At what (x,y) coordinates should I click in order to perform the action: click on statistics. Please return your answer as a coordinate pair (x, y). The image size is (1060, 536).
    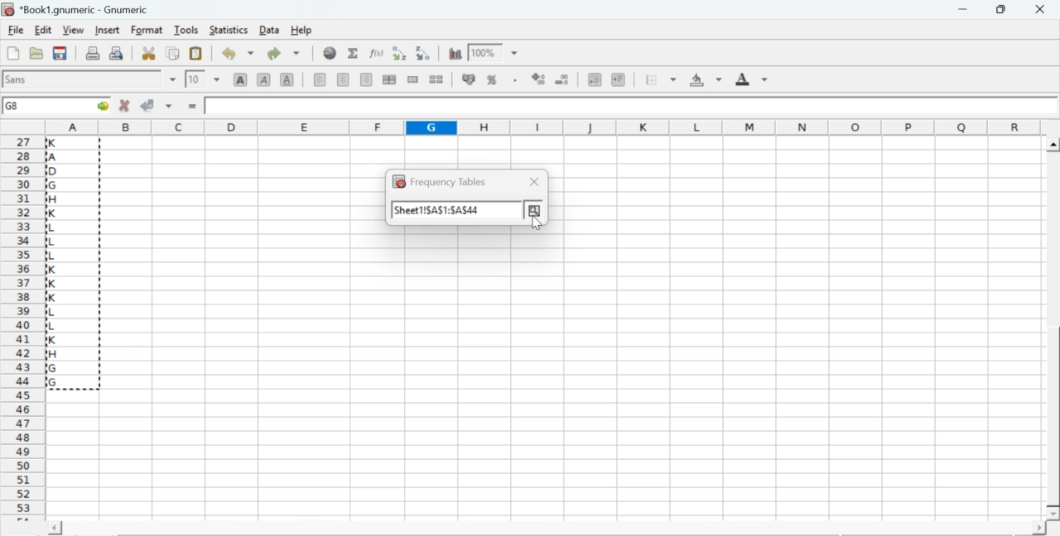
    Looking at the image, I should click on (227, 30).